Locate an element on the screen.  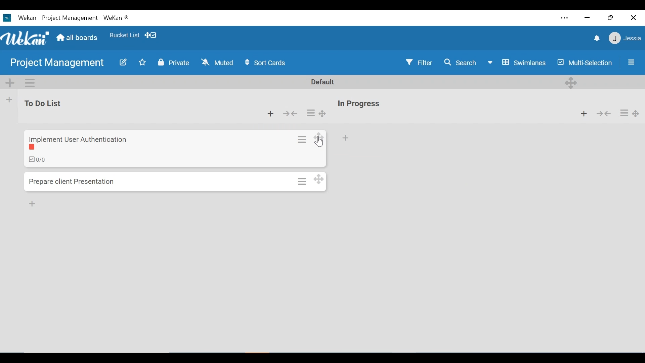
Add card to bottom of list is located at coordinates (31, 204).